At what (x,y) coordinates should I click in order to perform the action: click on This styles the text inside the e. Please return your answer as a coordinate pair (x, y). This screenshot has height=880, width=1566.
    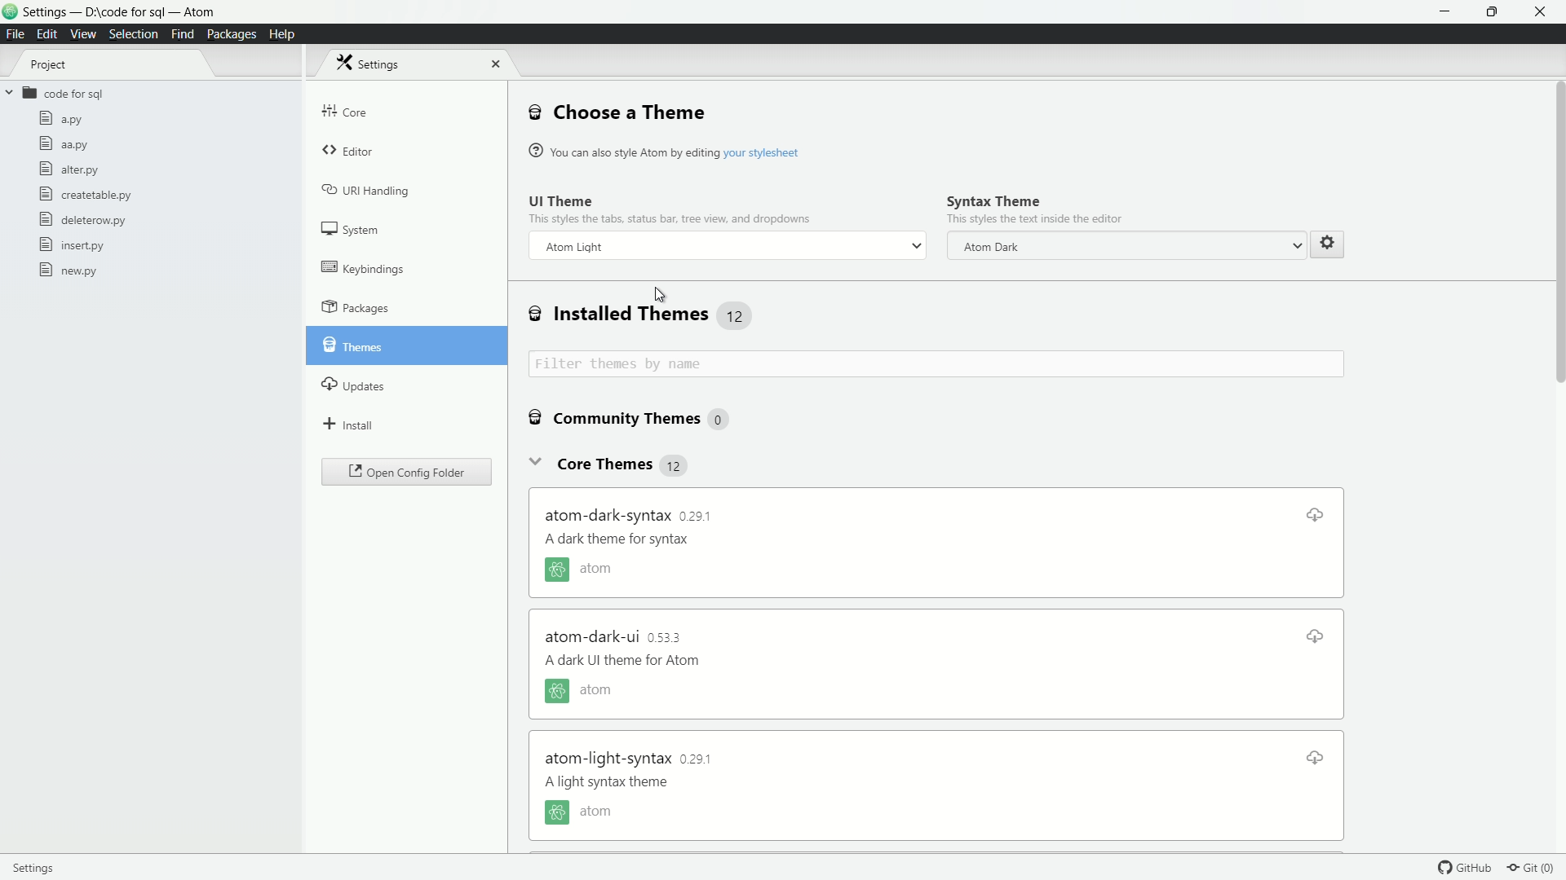
    Looking at the image, I should click on (670, 222).